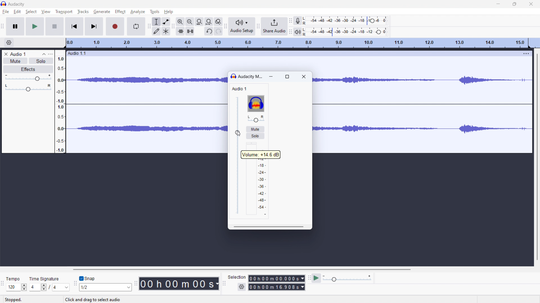 Image resolution: width=540 pixels, height=303 pixels. I want to click on play at speed, so click(316, 278).